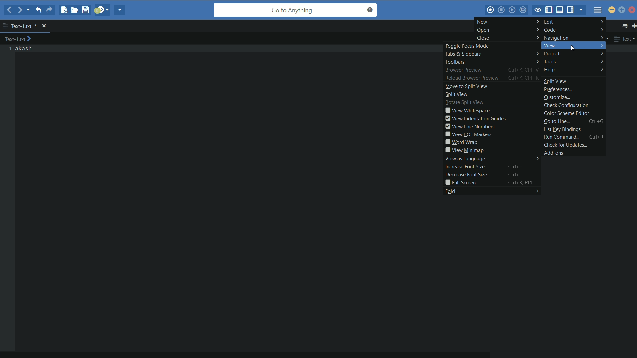 The width and height of the screenshot is (637, 358). What do you see at coordinates (63, 10) in the screenshot?
I see `new file` at bounding box center [63, 10].